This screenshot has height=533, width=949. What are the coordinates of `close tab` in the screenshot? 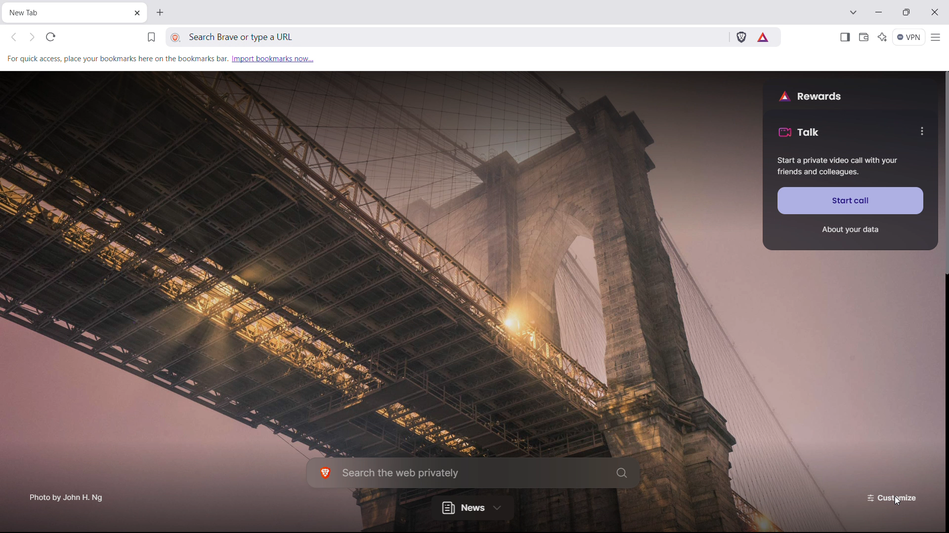 It's located at (136, 14).